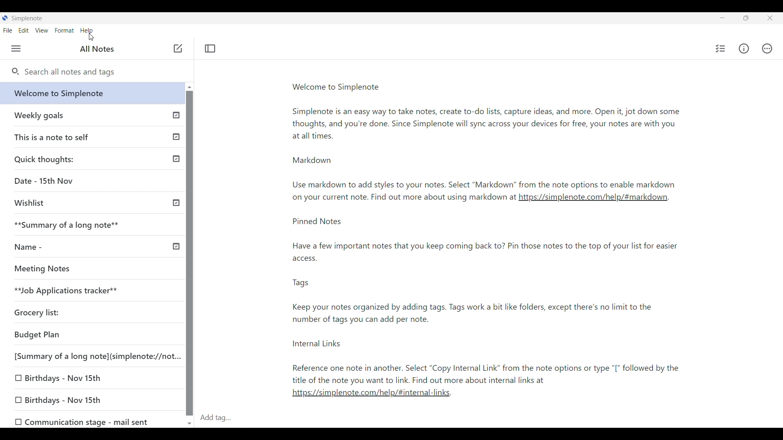 This screenshot has height=440, width=783. Describe the element at coordinates (744, 48) in the screenshot. I see `Info` at that location.